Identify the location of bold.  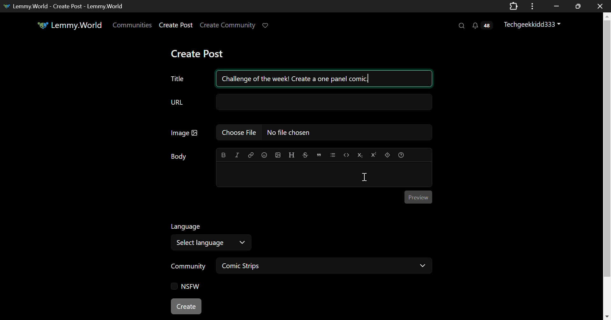
(222, 155).